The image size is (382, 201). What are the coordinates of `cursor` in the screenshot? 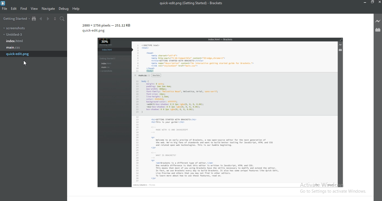 It's located at (26, 63).